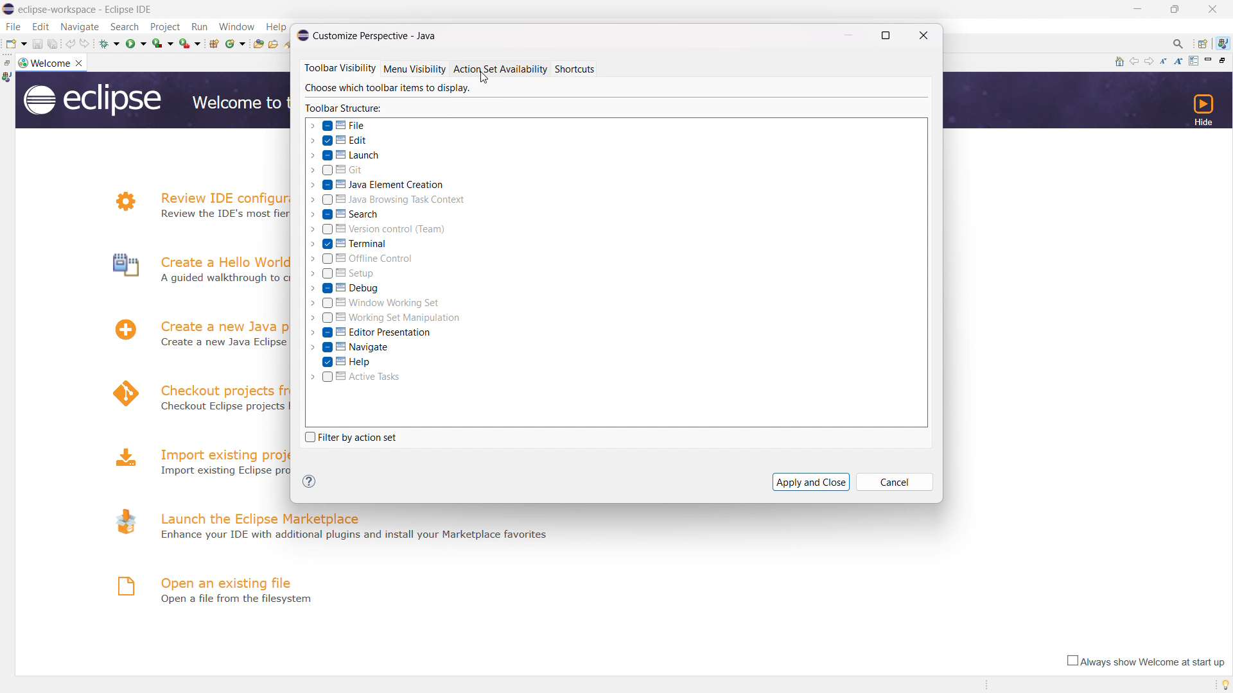  I want to click on new, so click(15, 44).